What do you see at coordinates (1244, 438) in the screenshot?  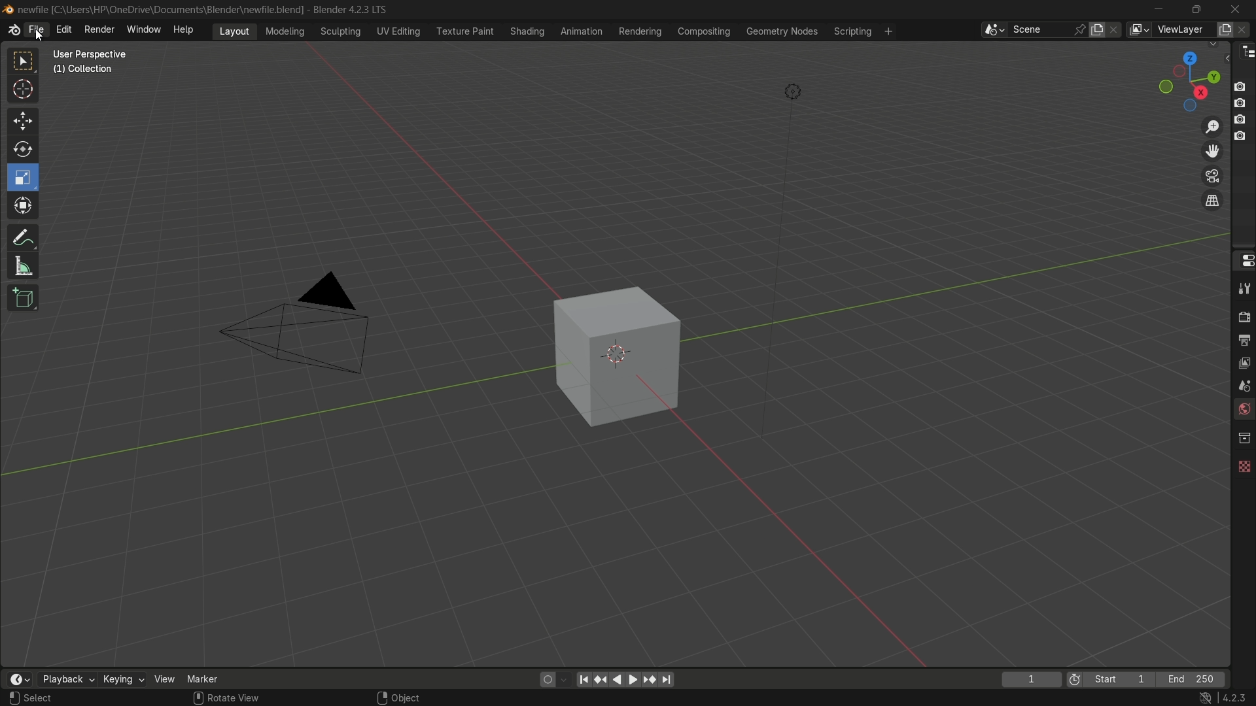 I see `collections` at bounding box center [1244, 438].